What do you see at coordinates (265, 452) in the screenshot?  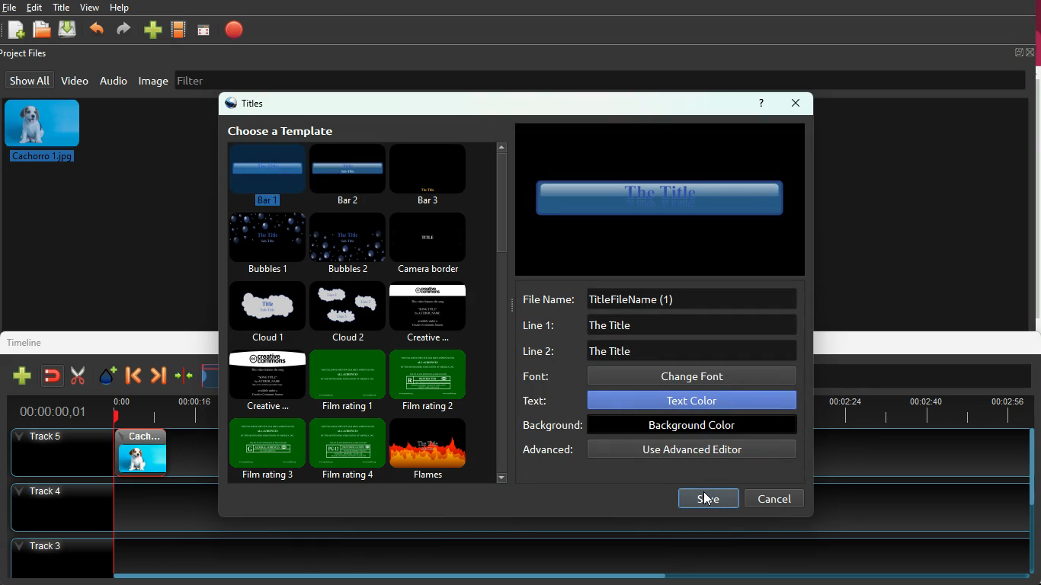 I see `film rating 3` at bounding box center [265, 452].